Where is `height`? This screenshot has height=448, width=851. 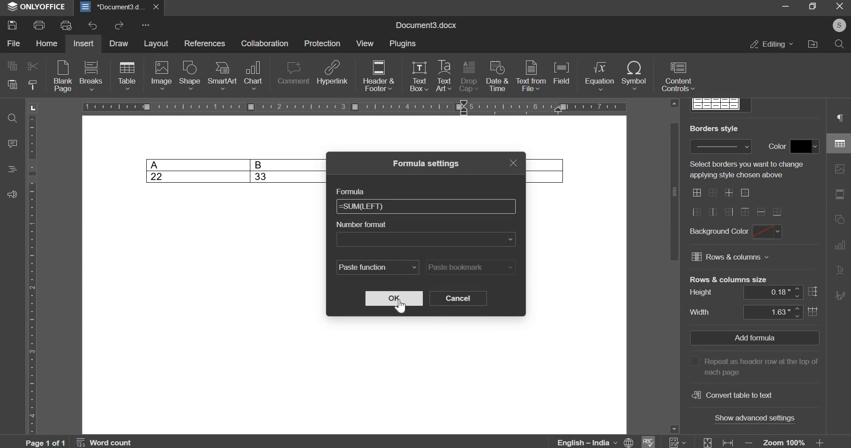 height is located at coordinates (701, 293).